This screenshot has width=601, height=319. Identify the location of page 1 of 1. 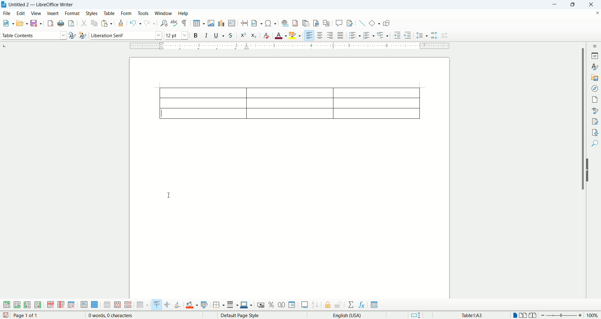
(29, 315).